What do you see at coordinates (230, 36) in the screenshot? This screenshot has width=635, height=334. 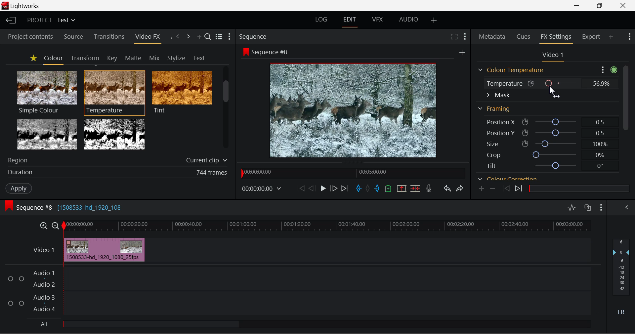 I see `Show Settings` at bounding box center [230, 36].